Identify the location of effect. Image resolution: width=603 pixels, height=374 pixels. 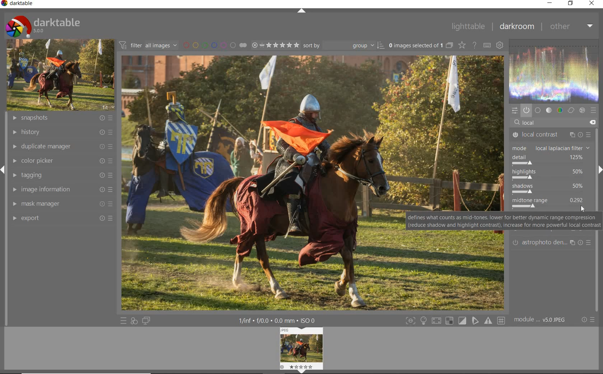
(582, 110).